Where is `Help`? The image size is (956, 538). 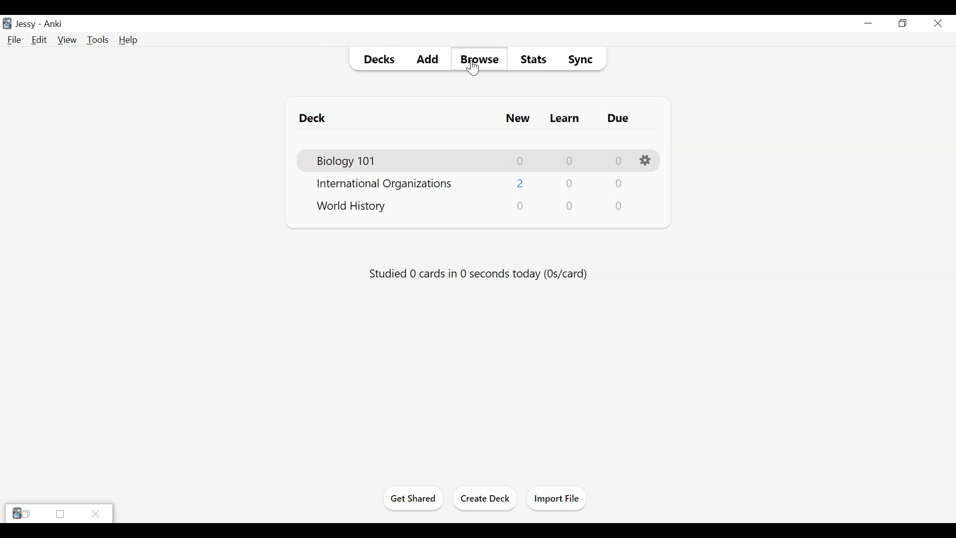
Help is located at coordinates (129, 40).